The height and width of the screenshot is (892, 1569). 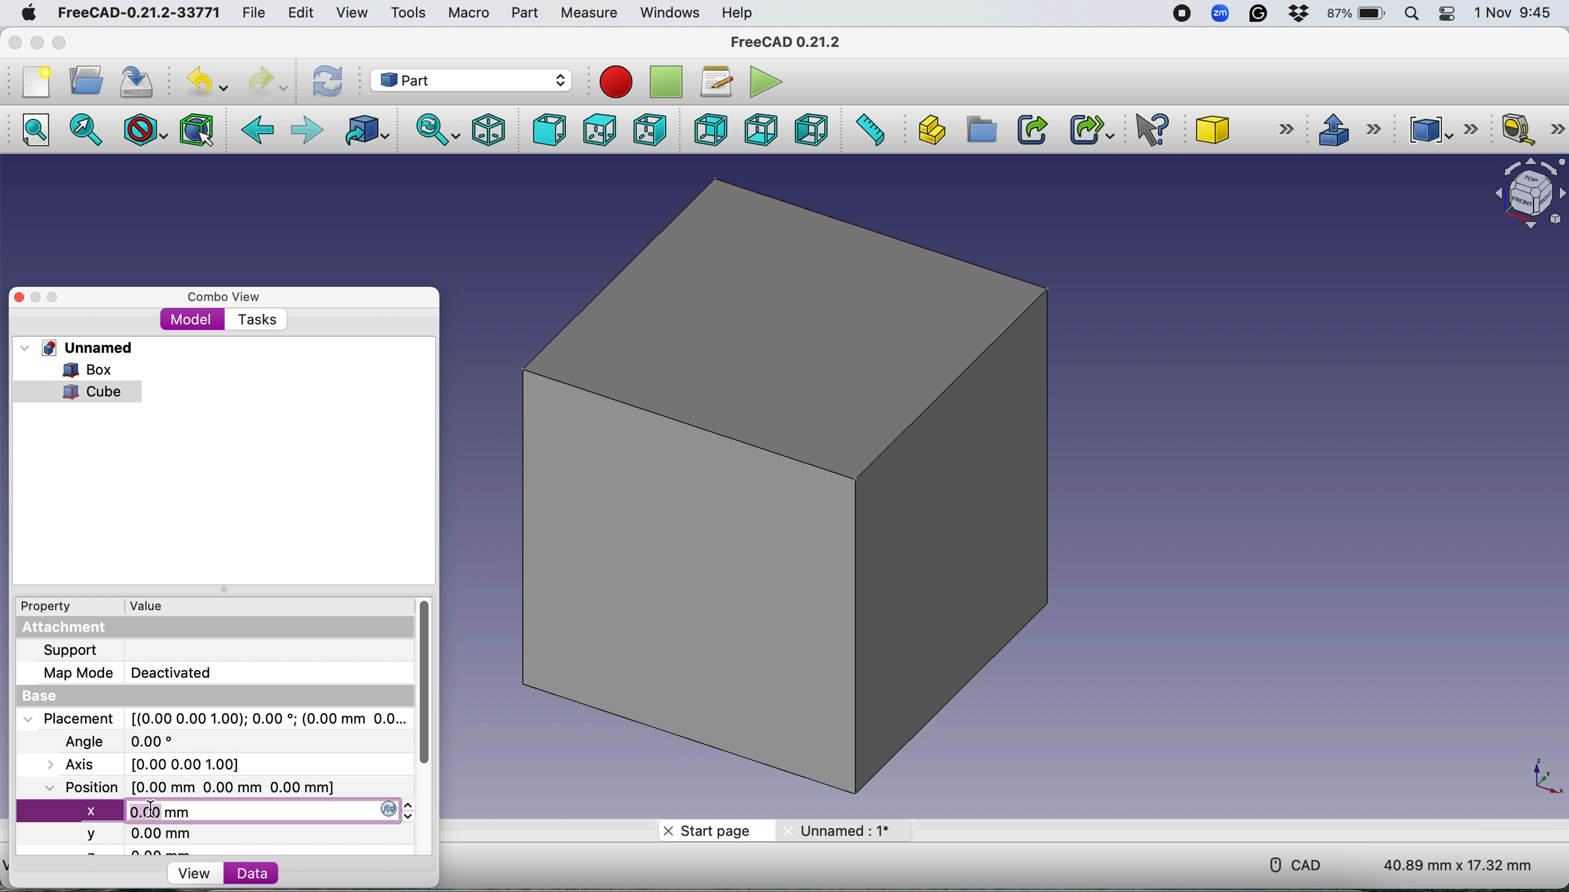 What do you see at coordinates (187, 787) in the screenshot?
I see `Position [0.00 mm 0.00 mm 0.00 mm]` at bounding box center [187, 787].